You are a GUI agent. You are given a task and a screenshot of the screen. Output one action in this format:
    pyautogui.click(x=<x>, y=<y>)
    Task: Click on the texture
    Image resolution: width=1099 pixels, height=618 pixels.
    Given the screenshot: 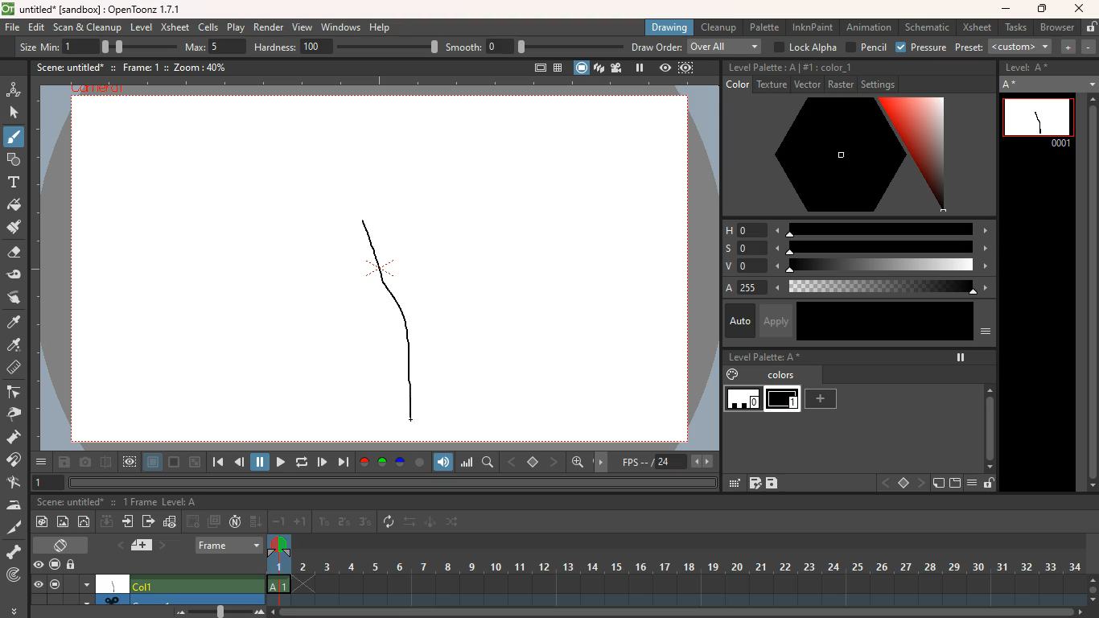 What is the action you would take?
    pyautogui.click(x=772, y=85)
    